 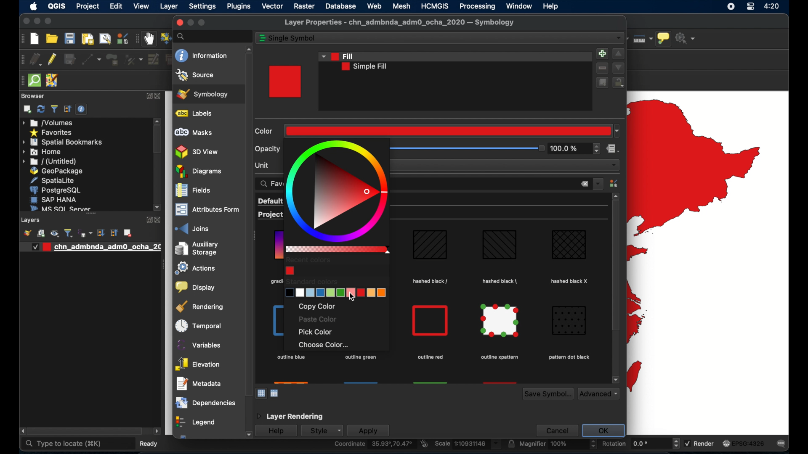 I want to click on Gradient preview , so click(x=431, y=321).